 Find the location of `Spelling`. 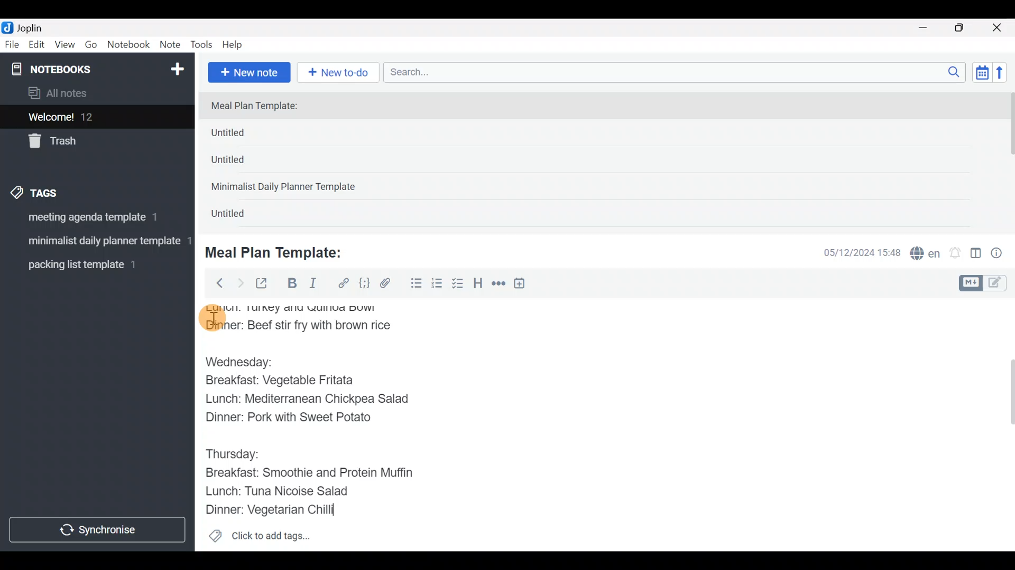

Spelling is located at coordinates (926, 254).